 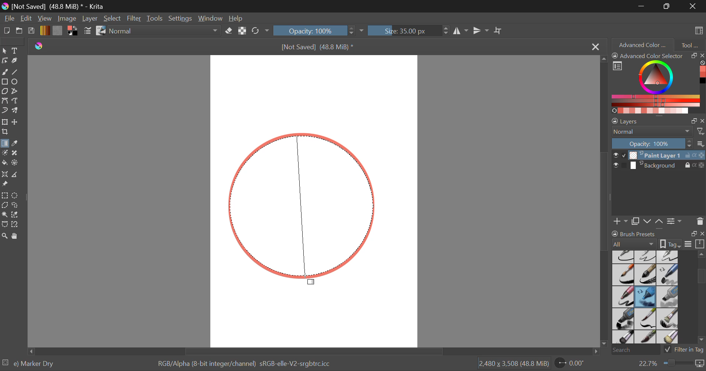 What do you see at coordinates (15, 195) in the screenshot?
I see `Elliptical Selection Tool` at bounding box center [15, 195].